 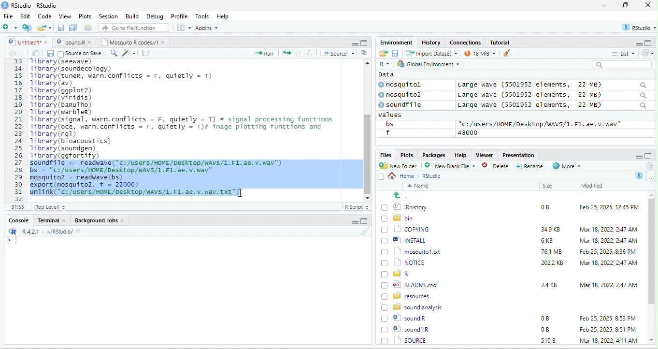 I want to click on maximize, so click(x=364, y=221).